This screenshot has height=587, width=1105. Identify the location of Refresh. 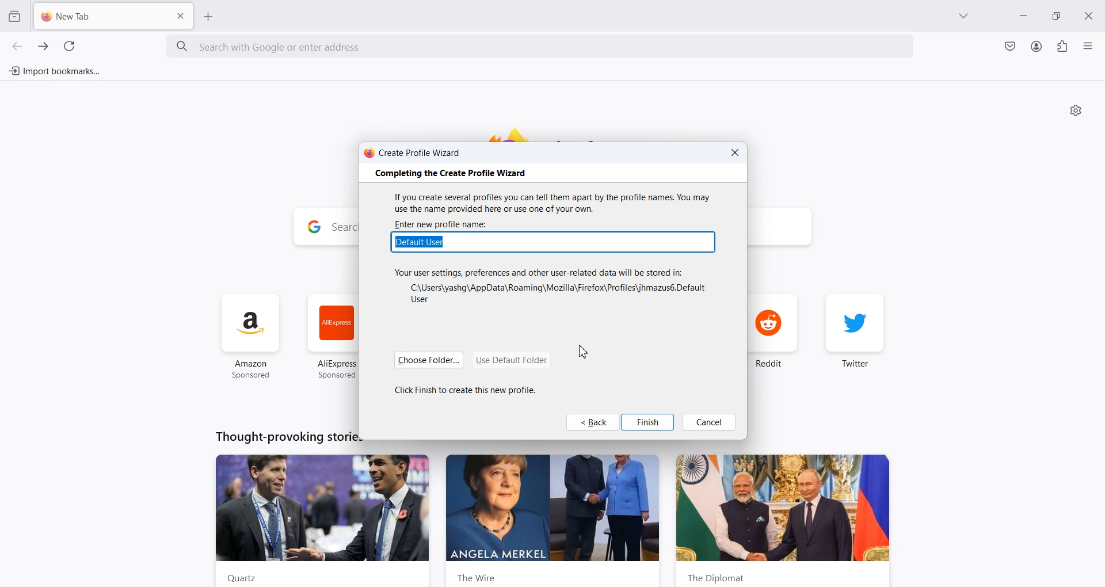
(69, 47).